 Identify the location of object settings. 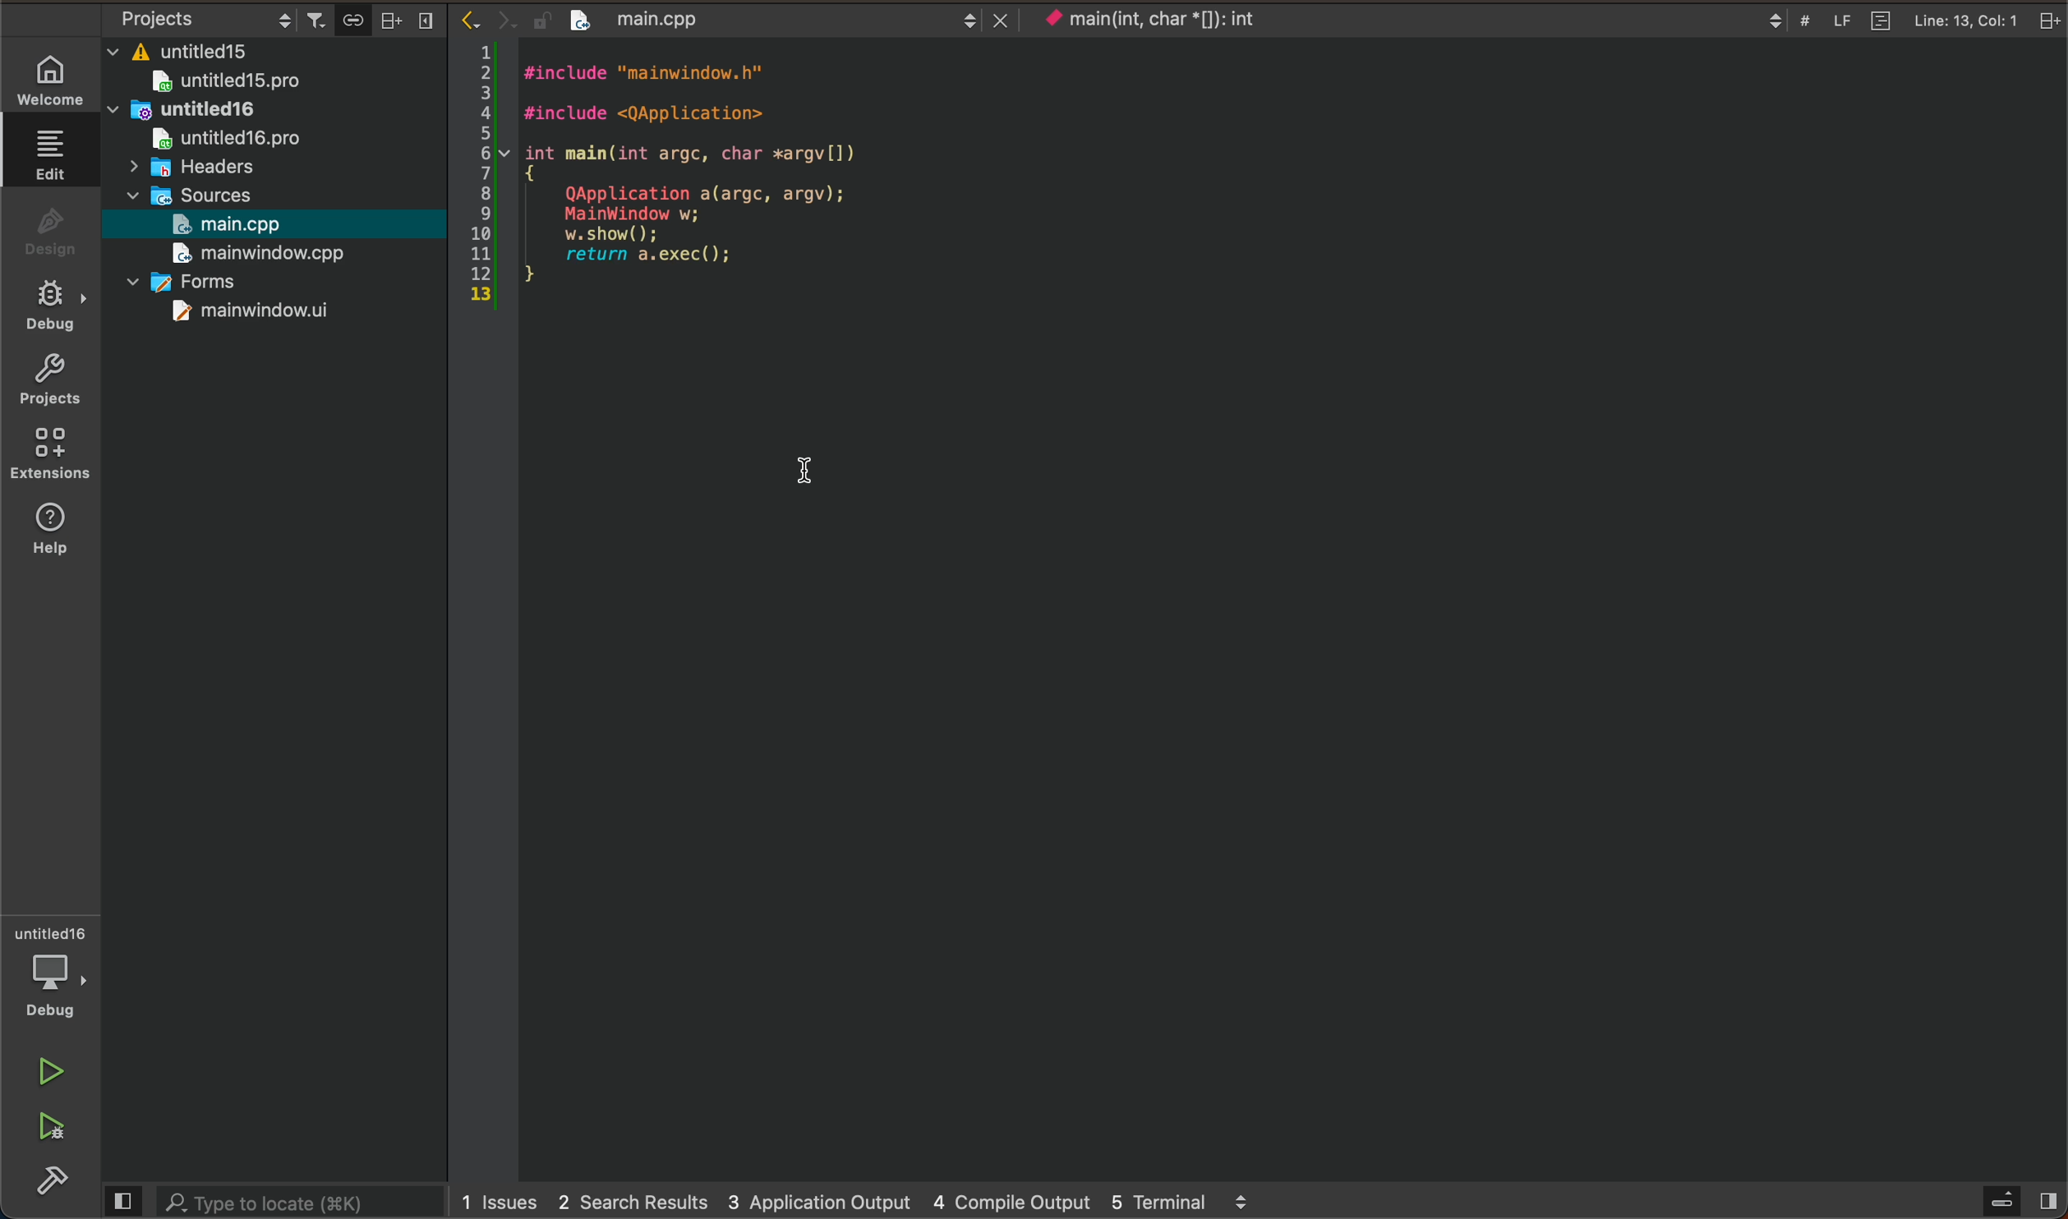
(204, 16).